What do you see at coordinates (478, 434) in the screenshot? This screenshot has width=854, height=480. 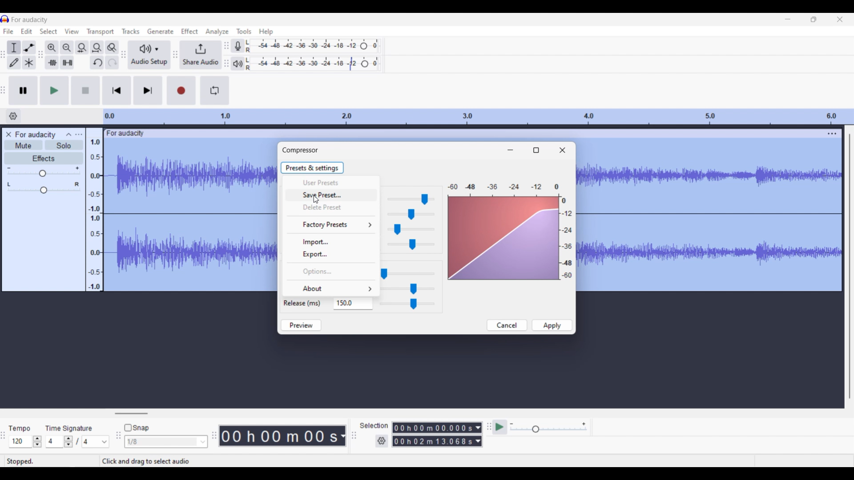 I see `Duration measurement` at bounding box center [478, 434].